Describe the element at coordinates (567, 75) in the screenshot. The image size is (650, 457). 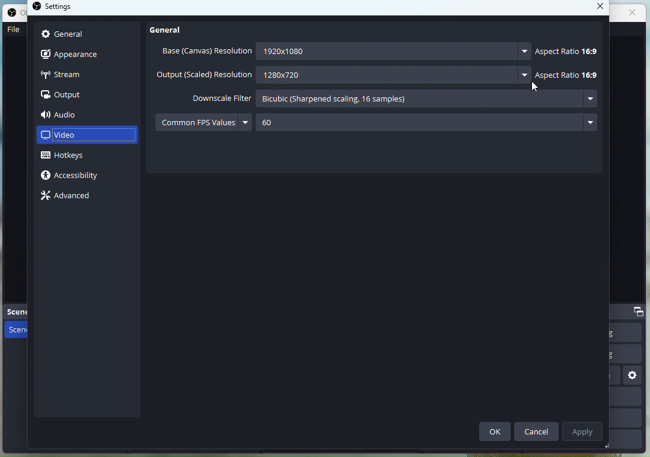
I see `Aspect ratio 16:9` at that location.